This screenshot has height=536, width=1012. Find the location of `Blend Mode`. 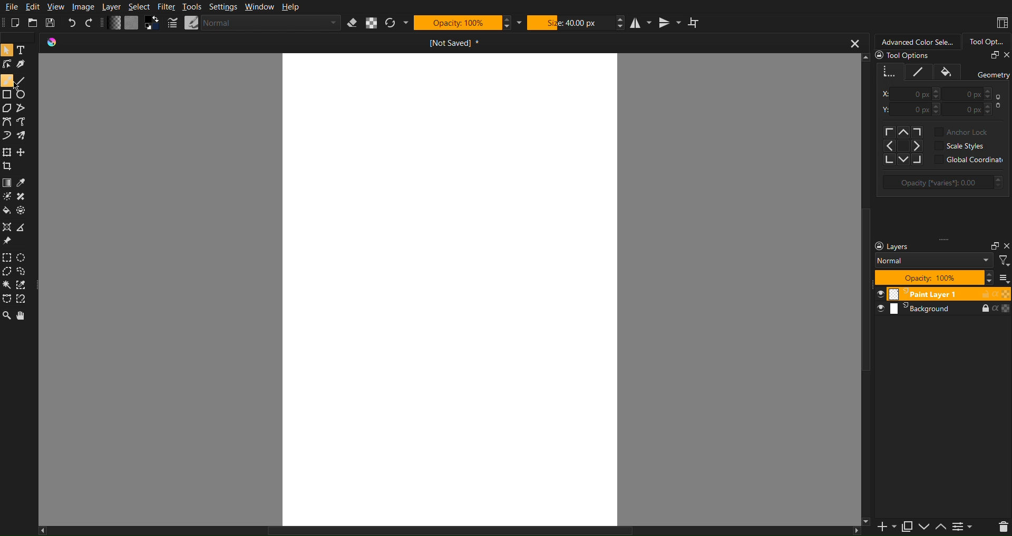

Blend Mode is located at coordinates (935, 261).